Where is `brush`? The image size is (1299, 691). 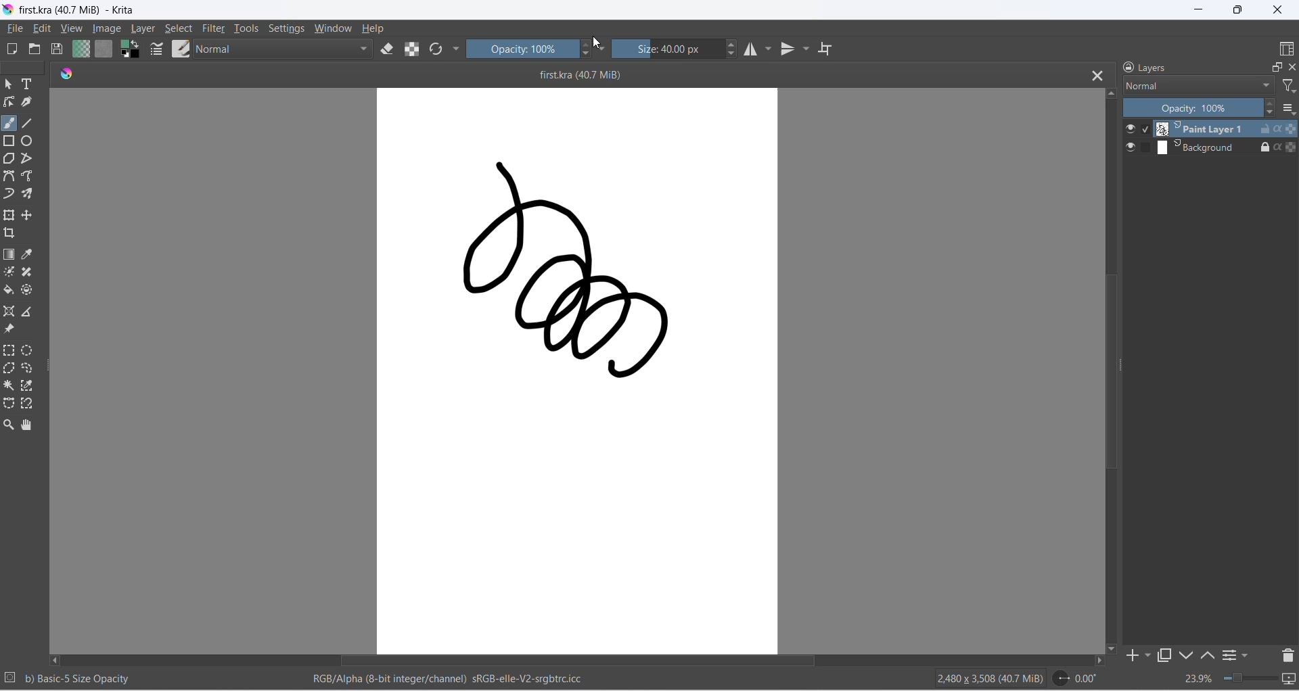 brush is located at coordinates (9, 123).